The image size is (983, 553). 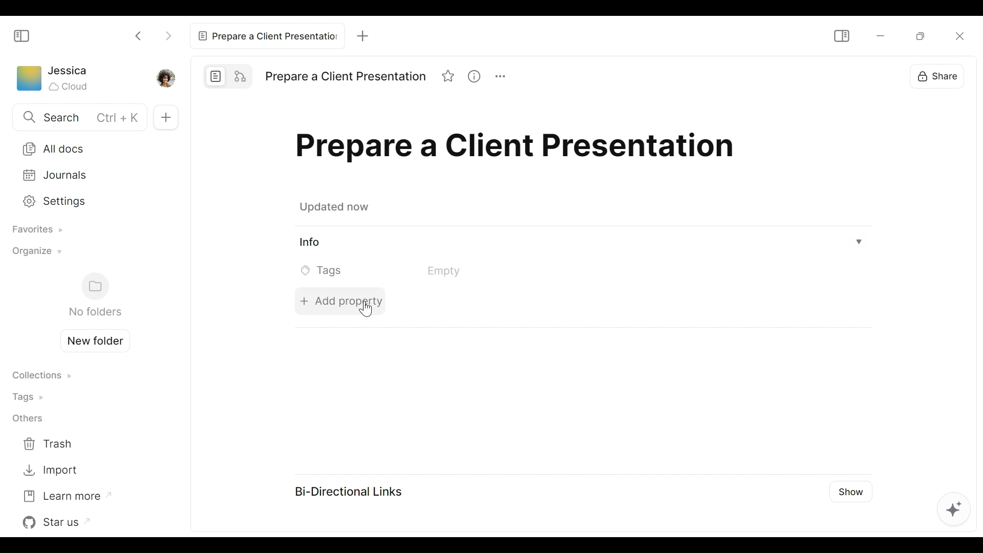 I want to click on Favorite, so click(x=449, y=77).